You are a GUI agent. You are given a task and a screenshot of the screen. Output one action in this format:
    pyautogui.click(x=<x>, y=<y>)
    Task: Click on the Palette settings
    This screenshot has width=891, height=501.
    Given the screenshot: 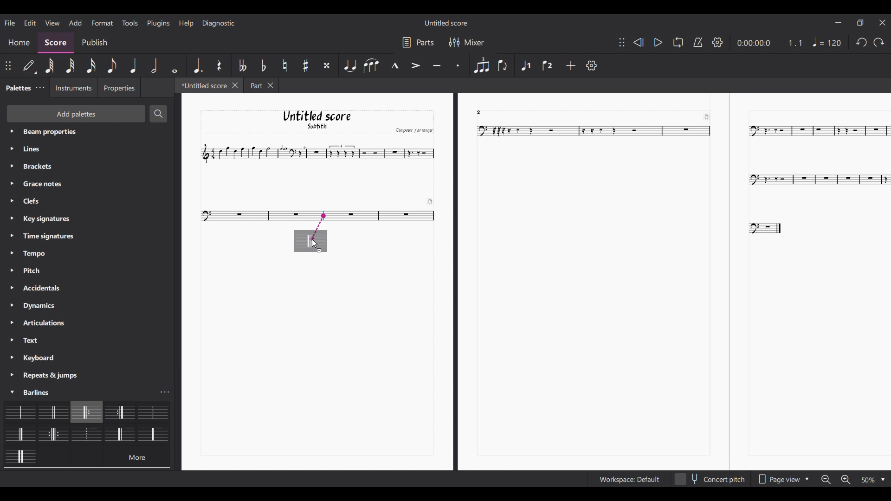 What is the action you would take?
    pyautogui.click(x=37, y=324)
    